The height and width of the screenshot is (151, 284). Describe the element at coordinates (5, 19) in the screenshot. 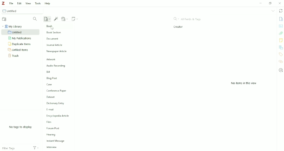

I see `New Collection` at that location.